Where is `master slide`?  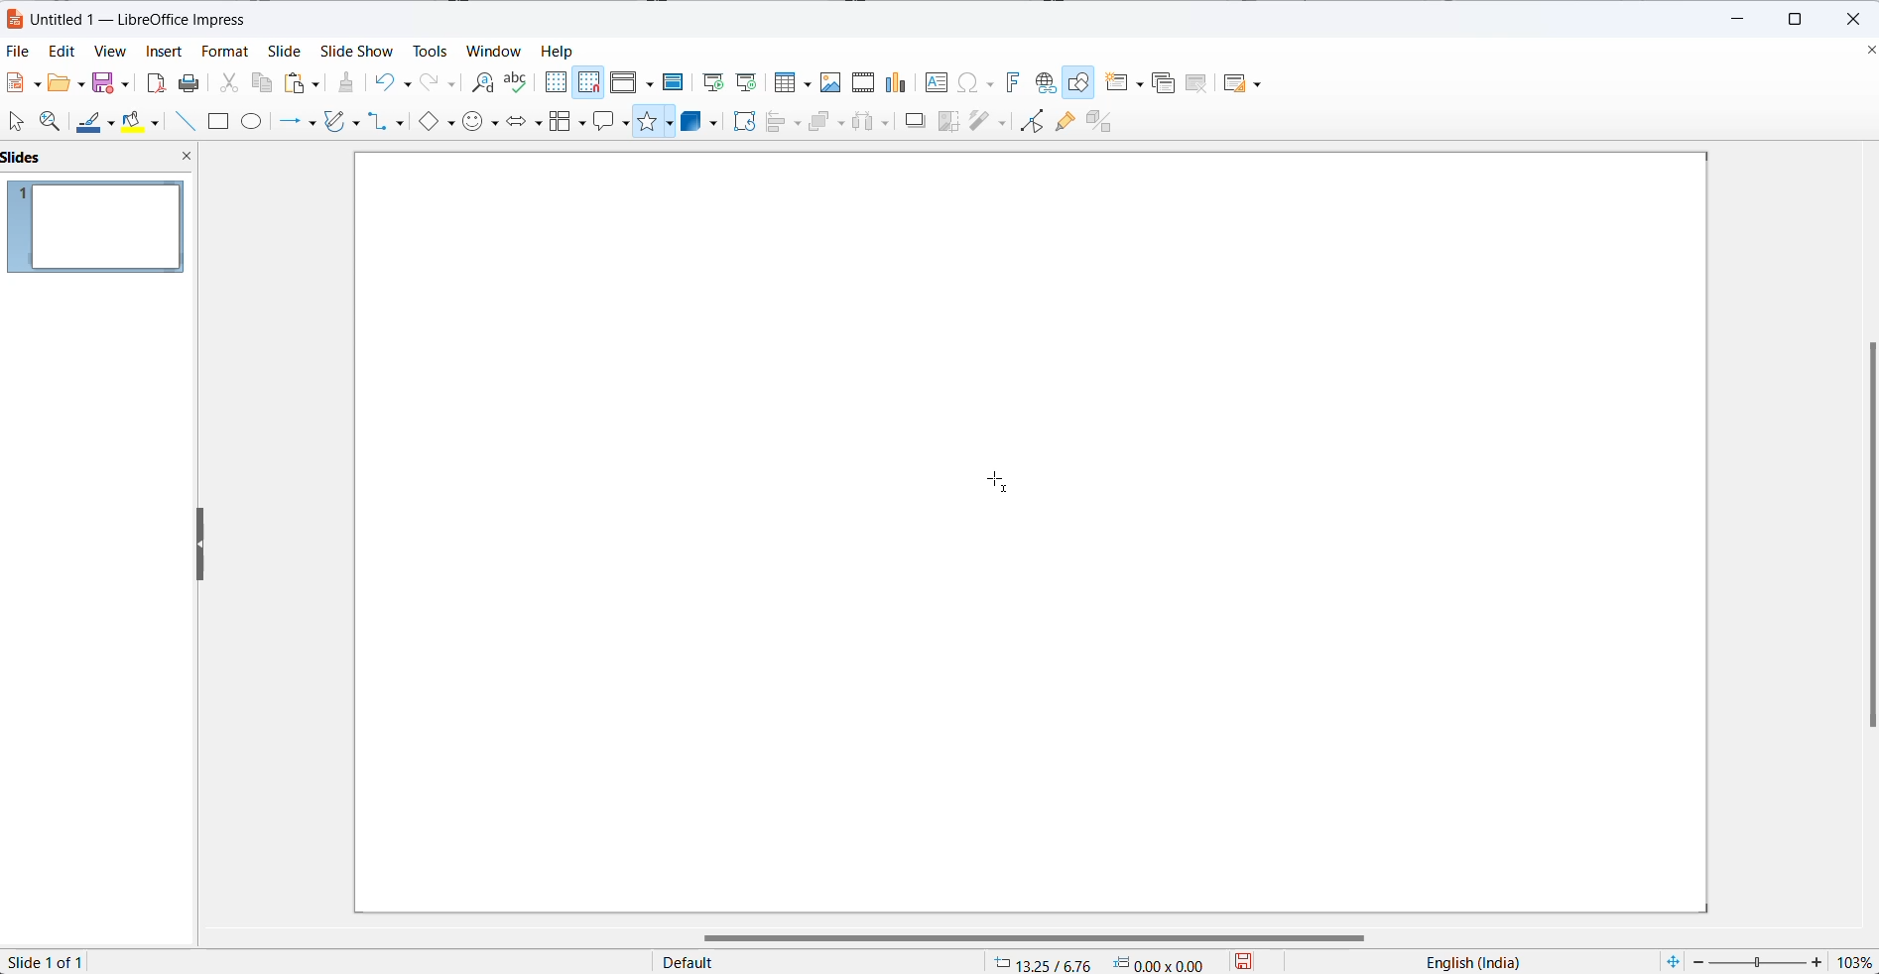 master slide is located at coordinates (674, 80).